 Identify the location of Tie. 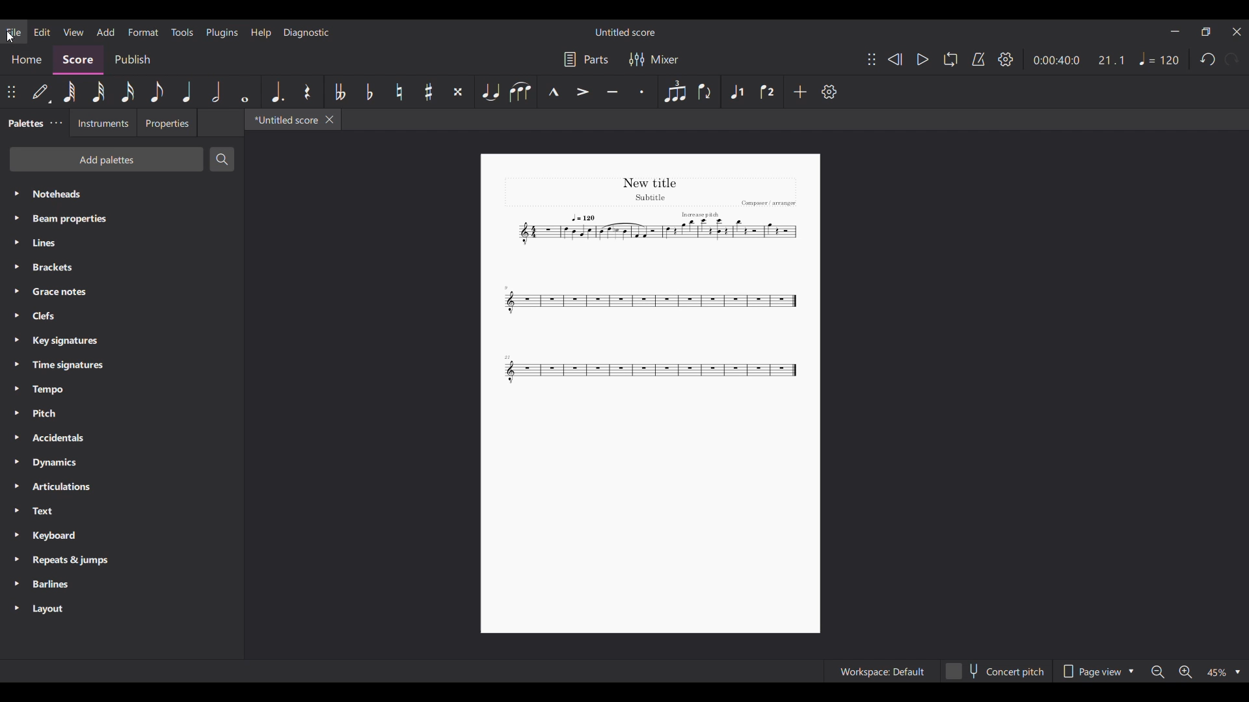
(490, 92).